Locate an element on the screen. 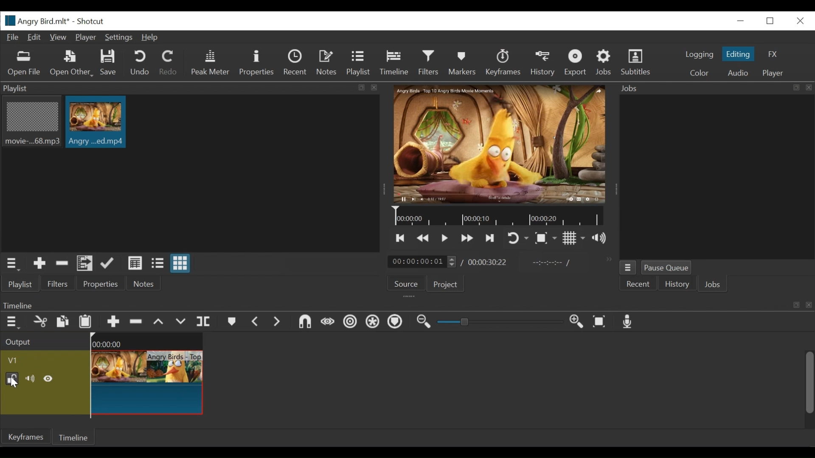  Timeline is located at coordinates (148, 341).